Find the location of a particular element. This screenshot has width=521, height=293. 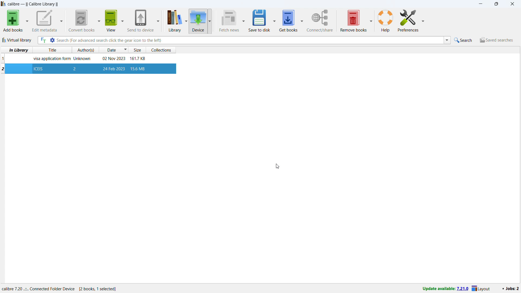

active jobs updated is located at coordinates (510, 288).